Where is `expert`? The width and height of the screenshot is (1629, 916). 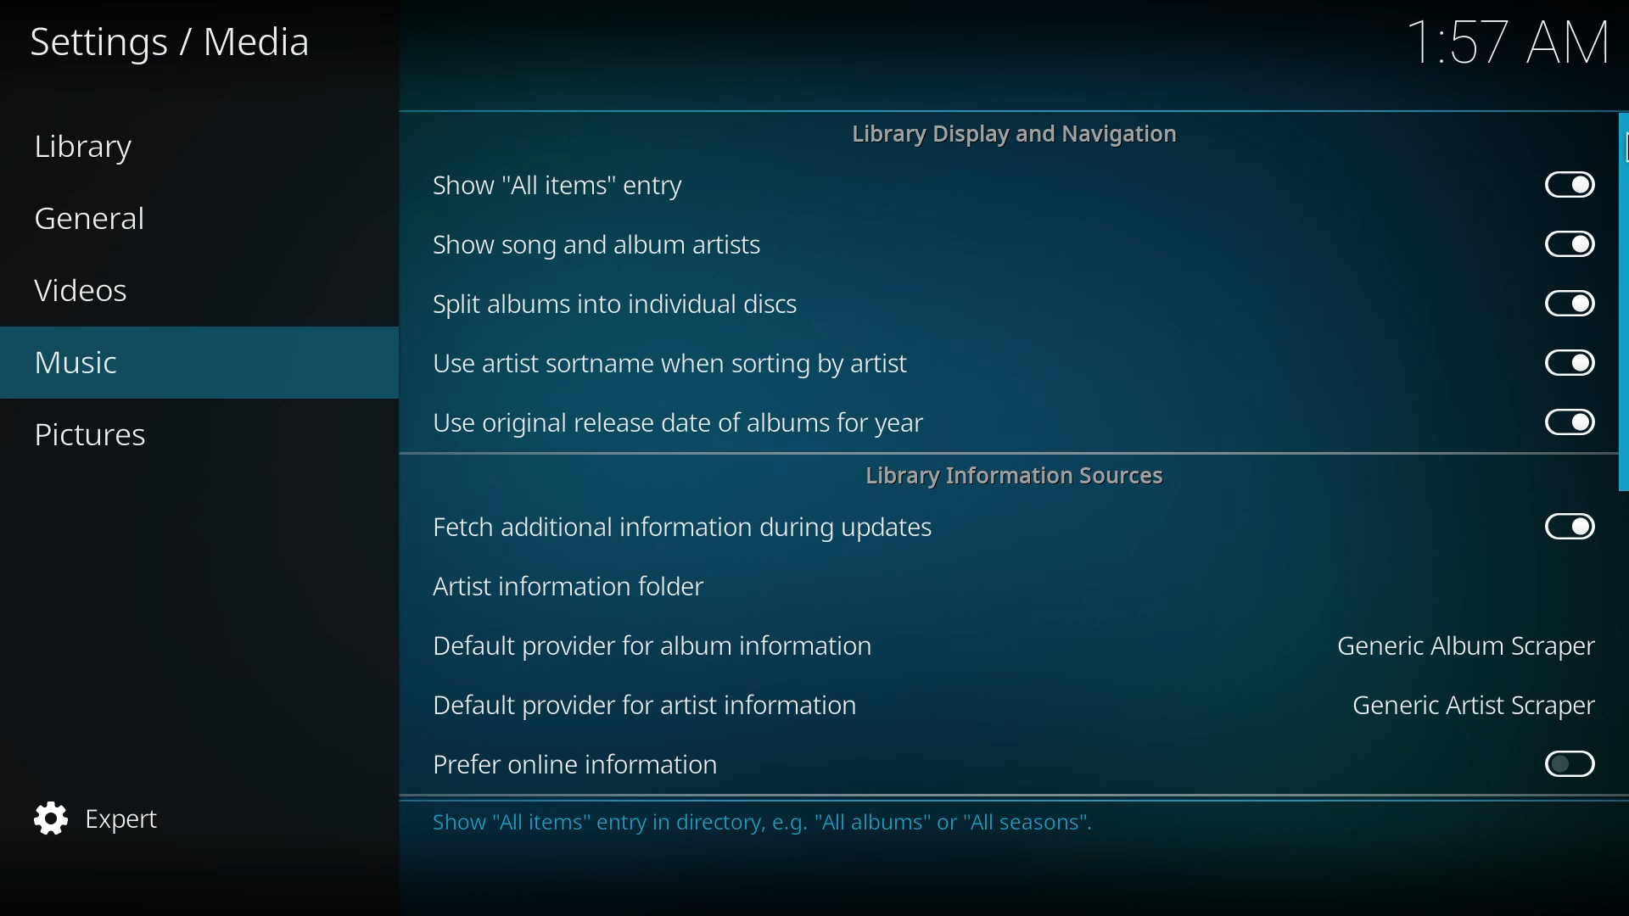
expert is located at coordinates (104, 817).